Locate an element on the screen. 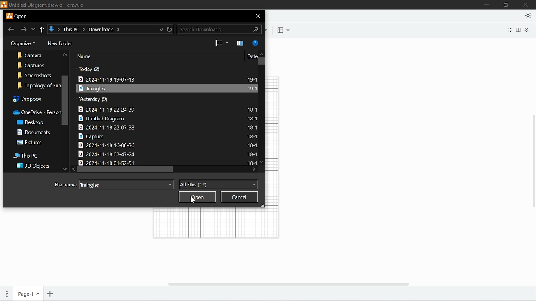 Image resolution: width=536 pixels, height=301 pixels. Move right in files is located at coordinates (254, 169).